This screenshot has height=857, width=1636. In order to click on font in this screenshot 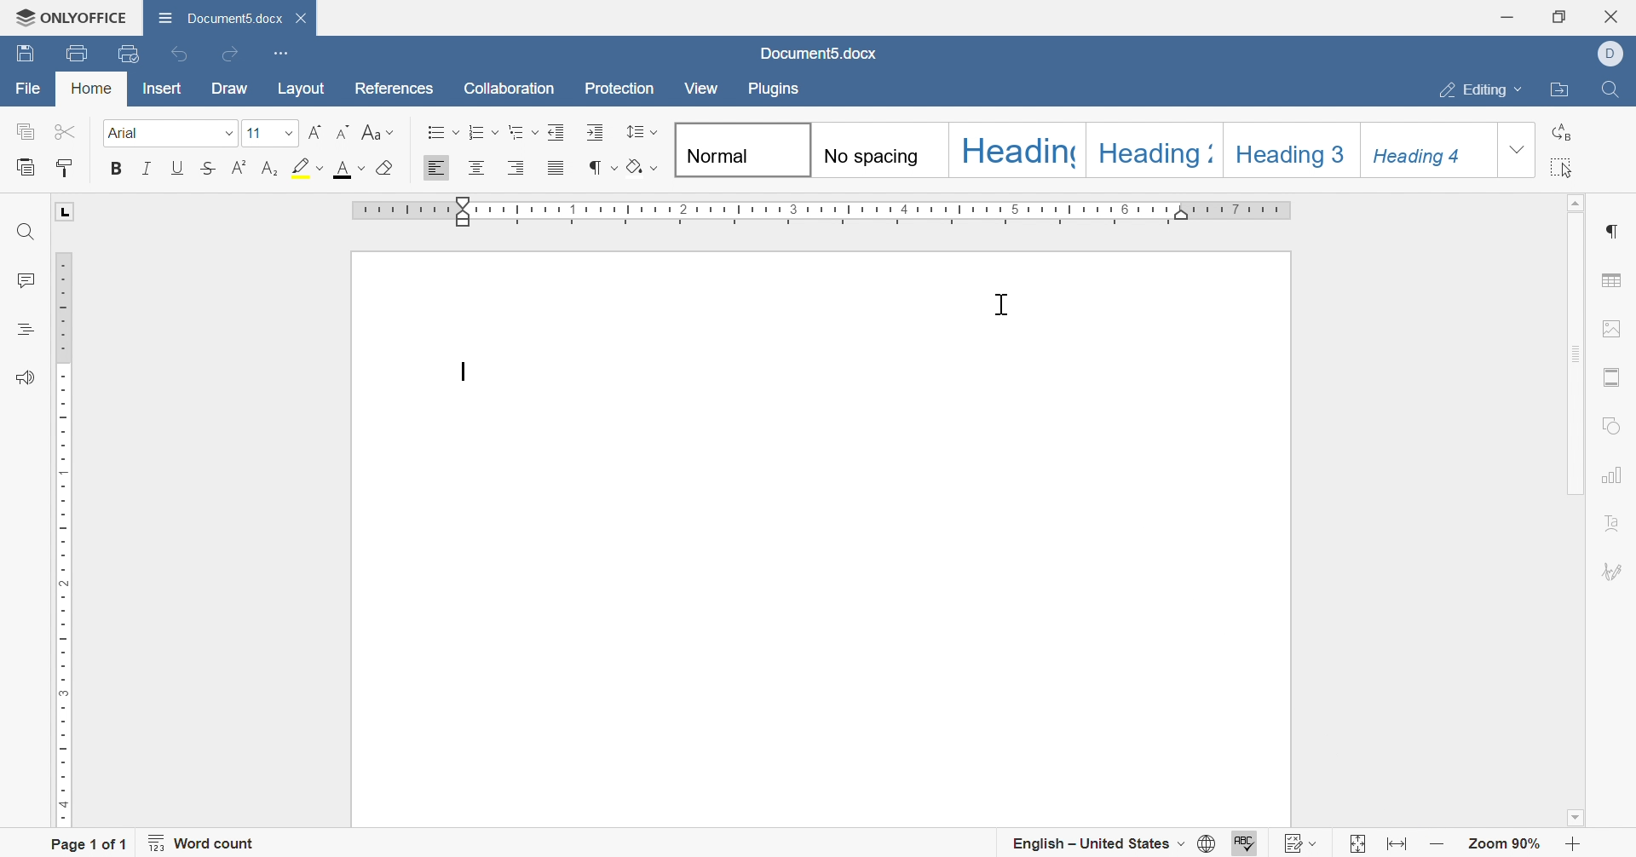, I will do `click(174, 134)`.